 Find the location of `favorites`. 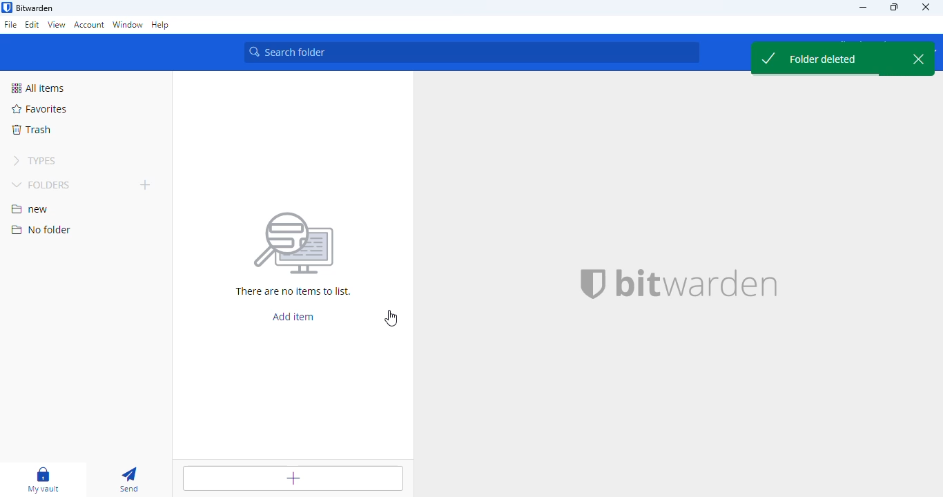

favorites is located at coordinates (40, 109).